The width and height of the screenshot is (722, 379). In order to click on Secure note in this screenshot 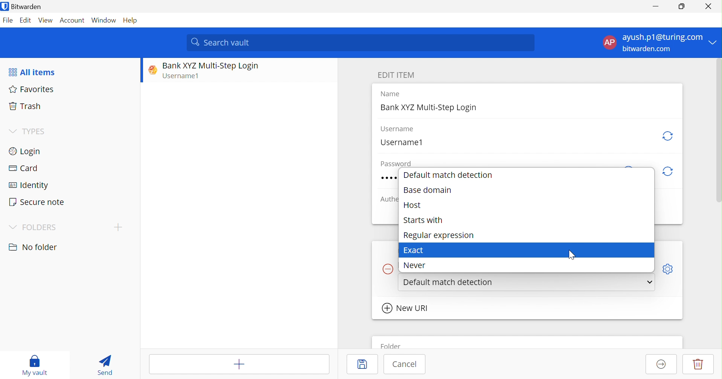, I will do `click(37, 202)`.